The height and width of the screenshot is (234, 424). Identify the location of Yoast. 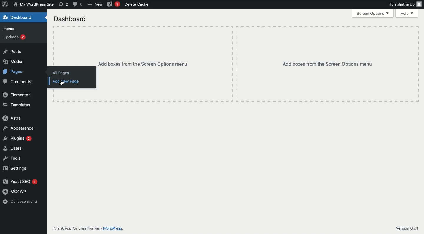
(113, 5).